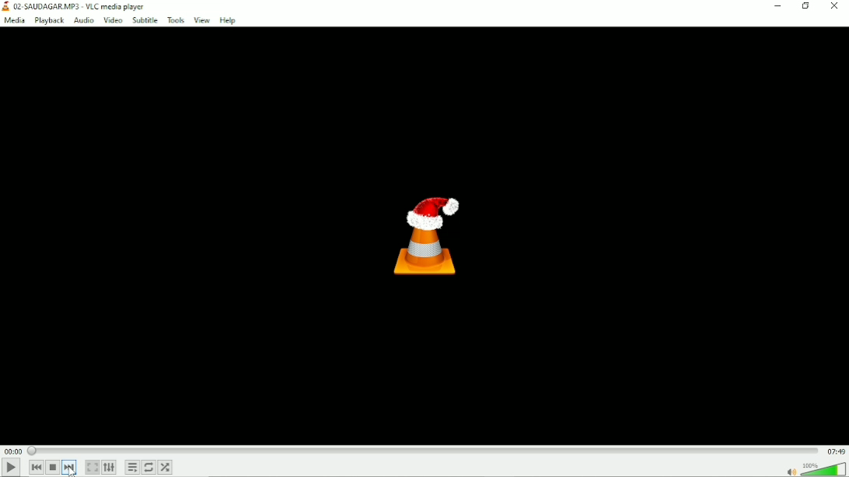 Image resolution: width=849 pixels, height=477 pixels. What do you see at coordinates (35, 467) in the screenshot?
I see `Previous` at bounding box center [35, 467].